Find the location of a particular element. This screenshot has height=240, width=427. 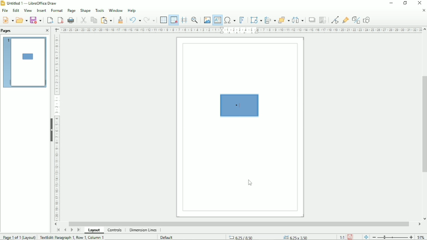

Scroll to first page is located at coordinates (58, 229).